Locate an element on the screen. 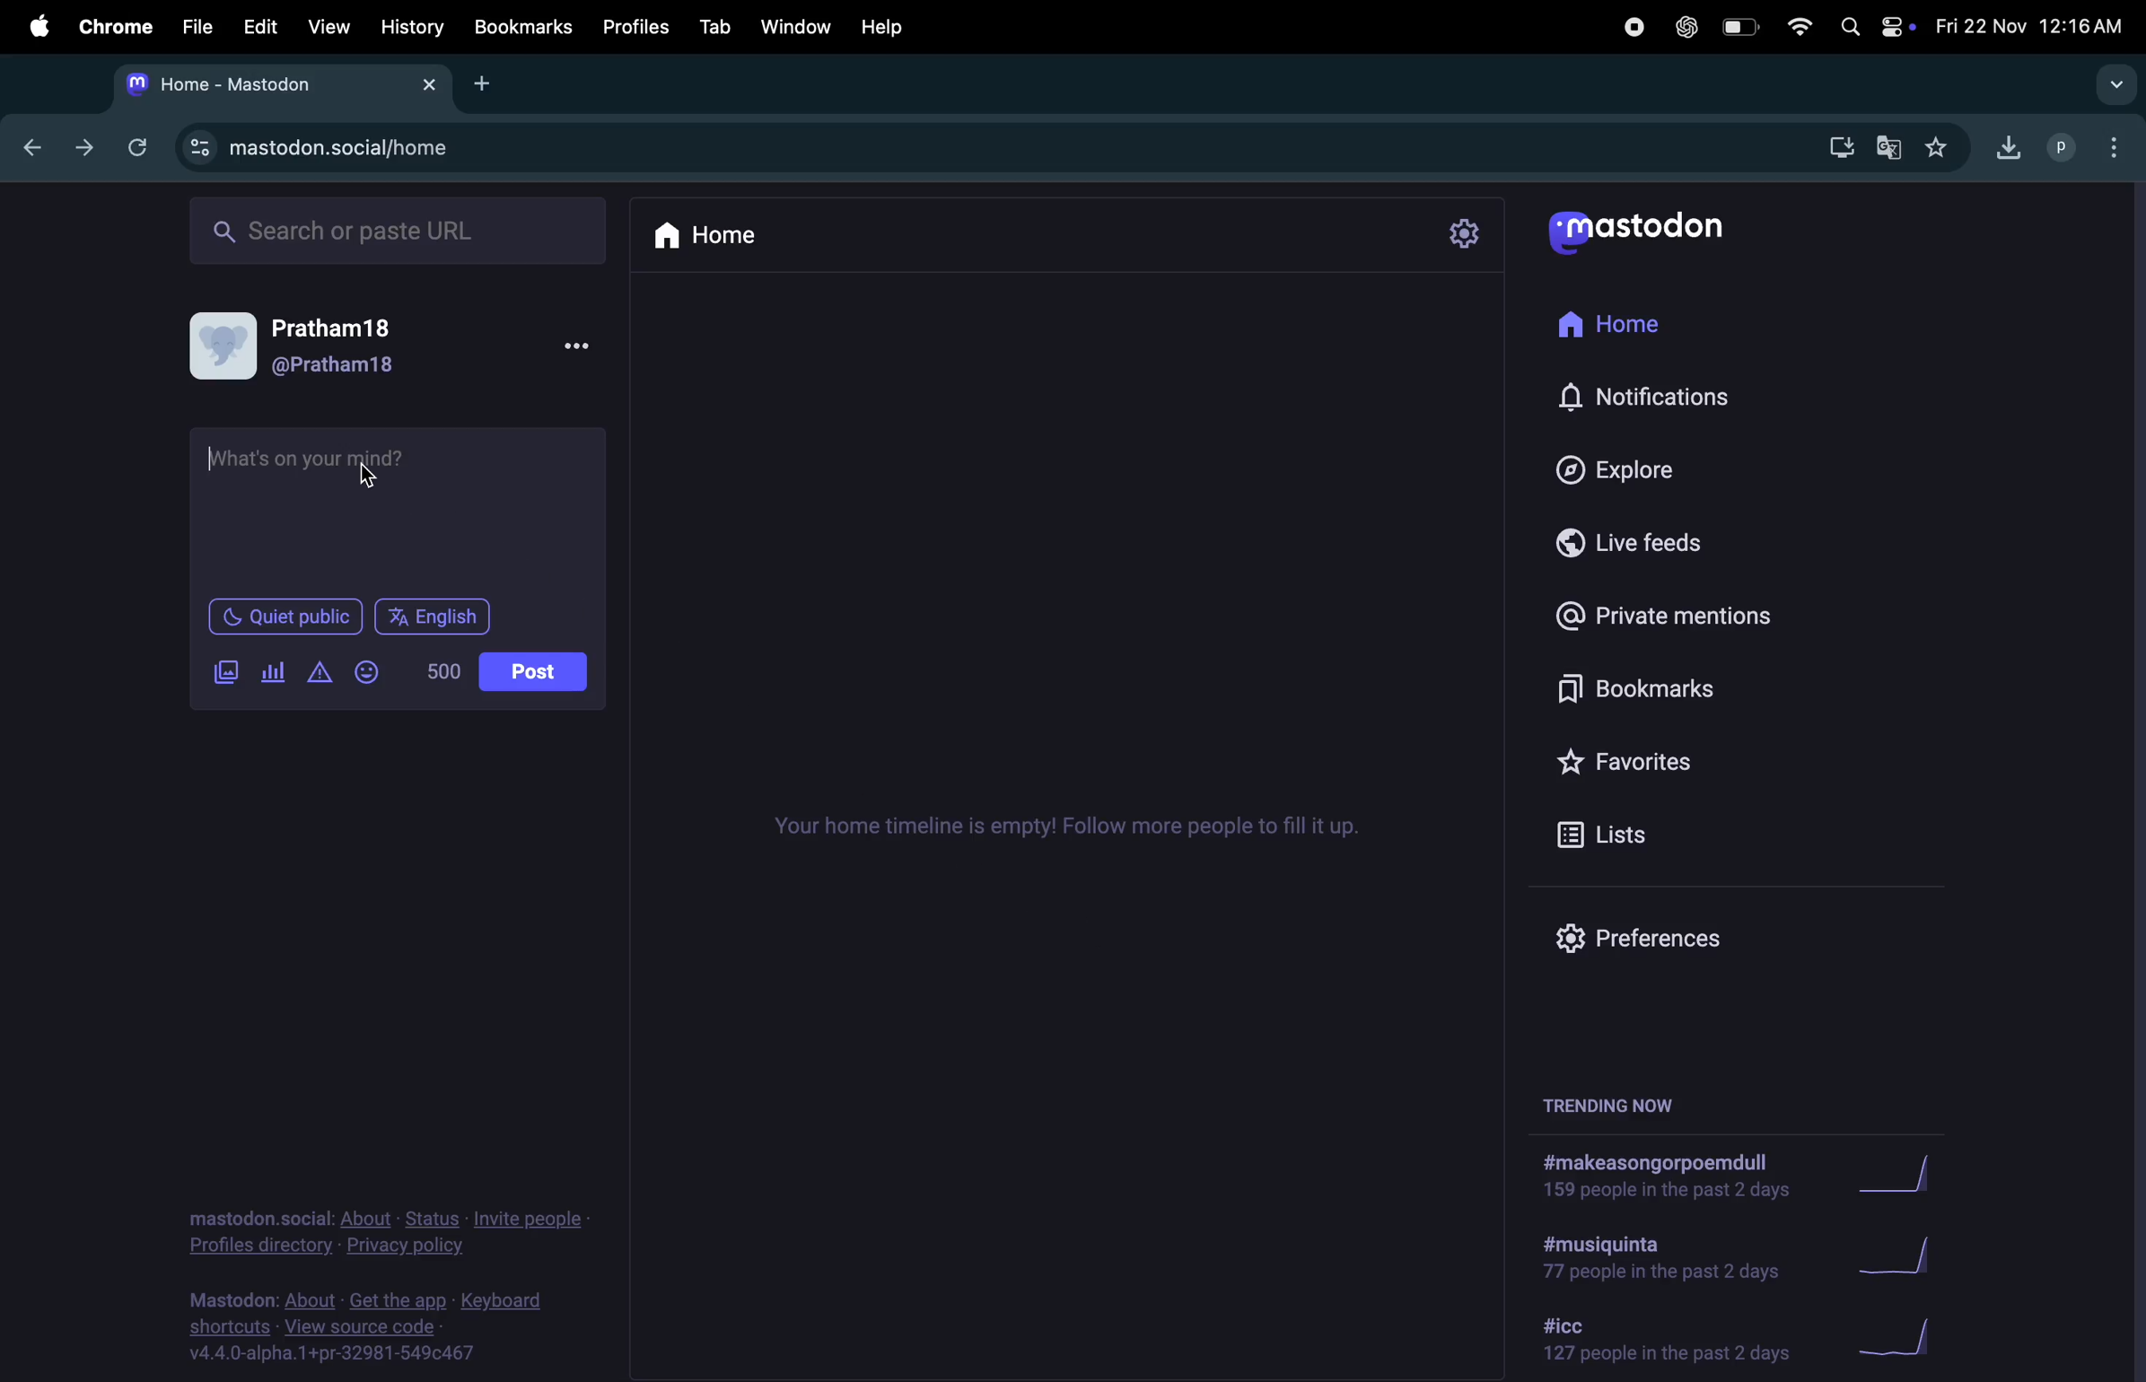  home is located at coordinates (1606, 324).